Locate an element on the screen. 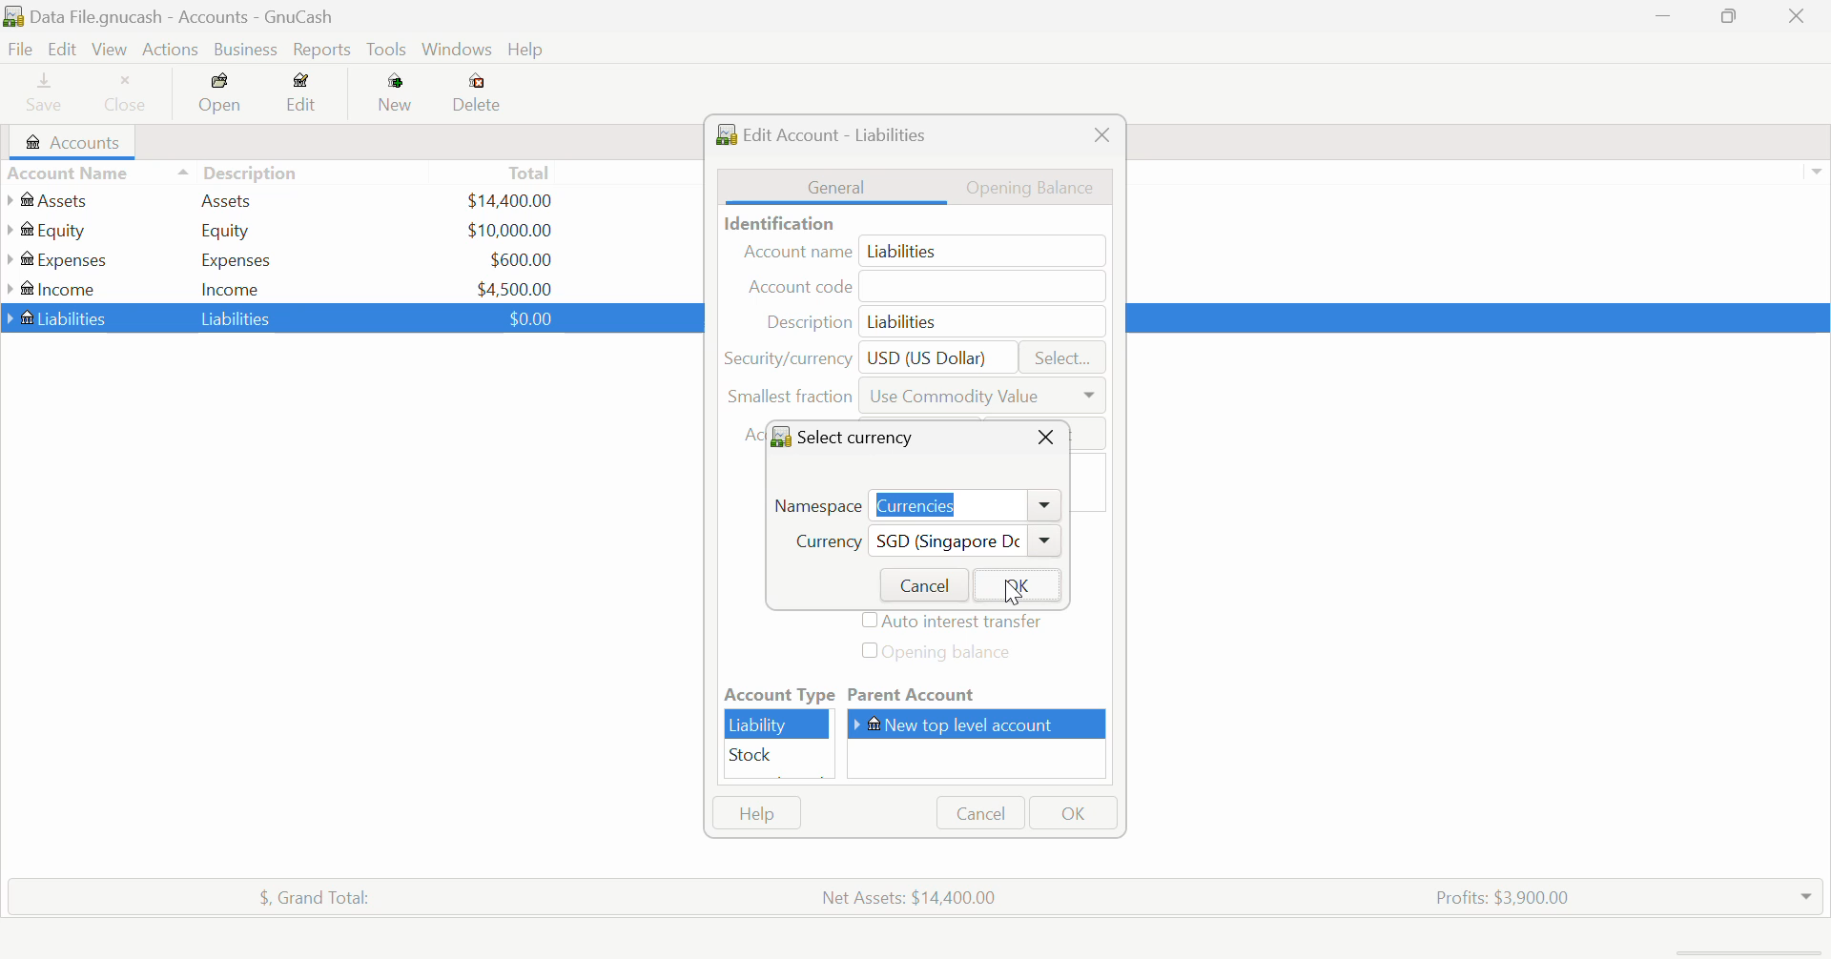 The image size is (1831, 959). Total is located at coordinates (531, 172).